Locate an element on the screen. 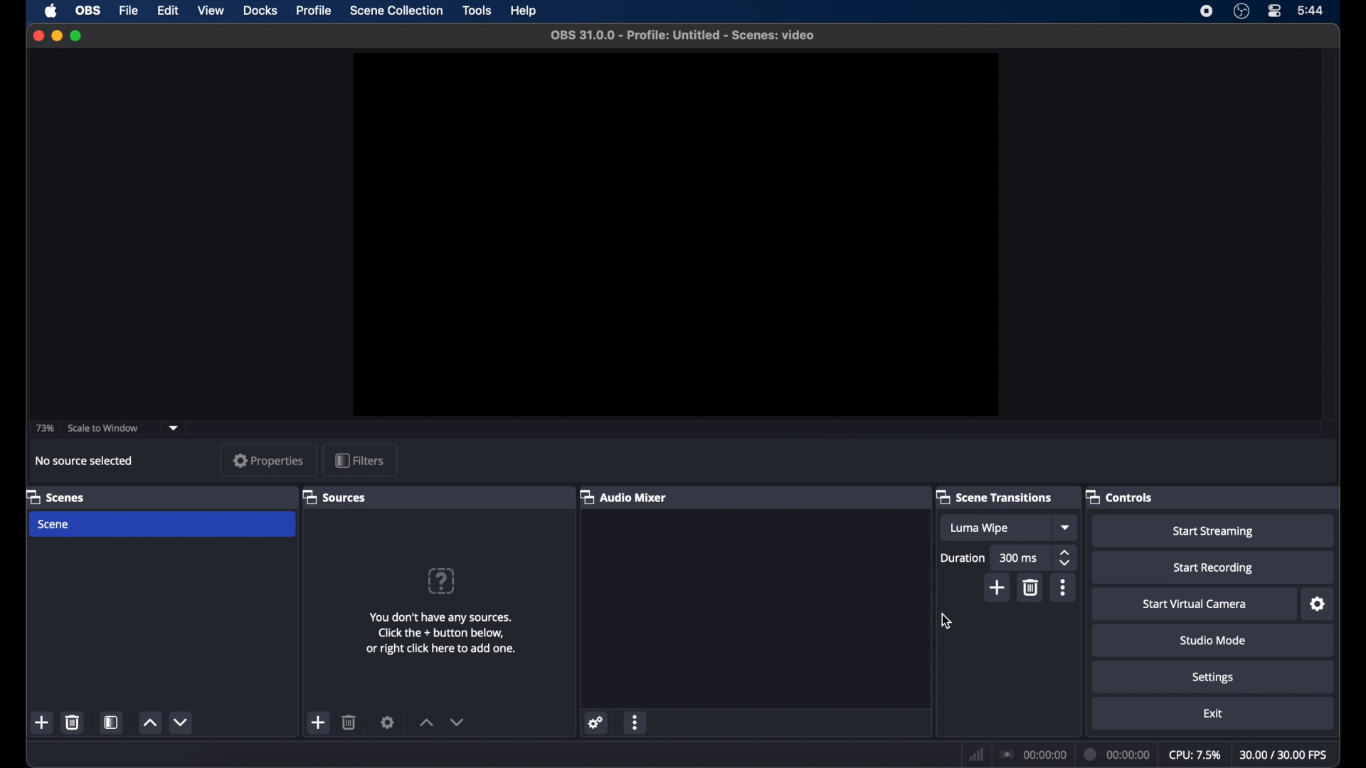 Image resolution: width=1366 pixels, height=768 pixels. time is located at coordinates (1311, 11).